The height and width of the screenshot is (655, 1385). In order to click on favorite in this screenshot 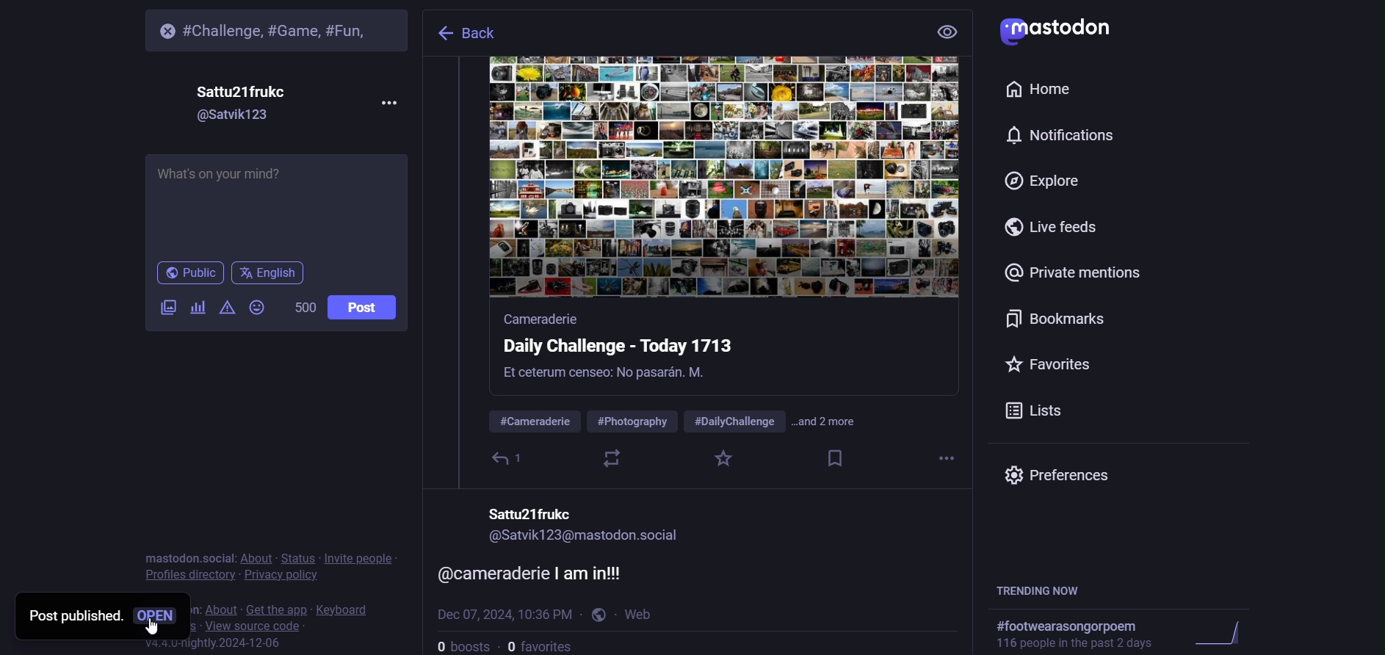, I will do `click(728, 458)`.